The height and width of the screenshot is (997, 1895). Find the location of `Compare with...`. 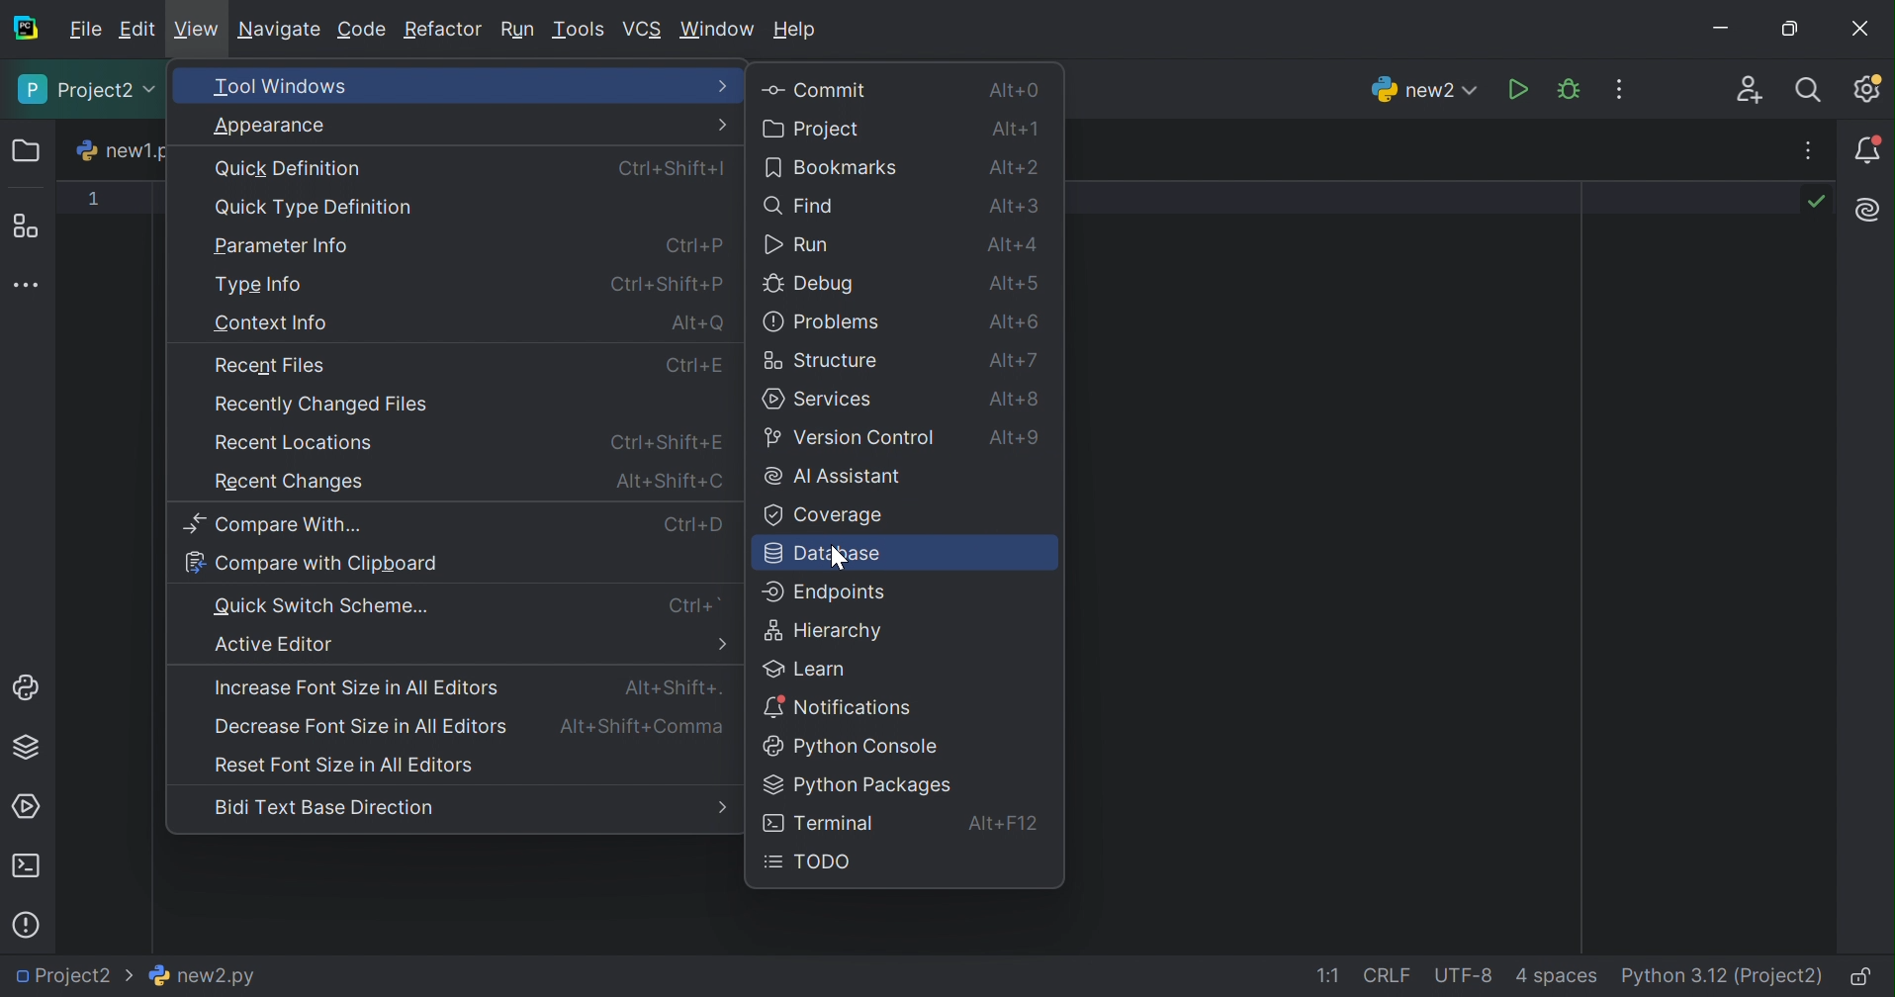

Compare with... is located at coordinates (273, 525).